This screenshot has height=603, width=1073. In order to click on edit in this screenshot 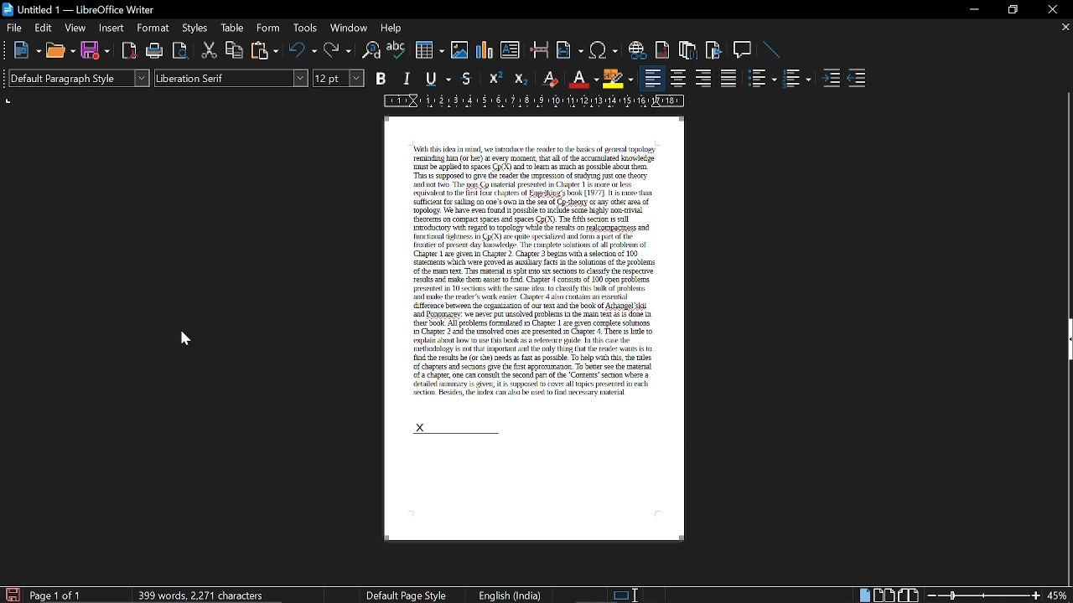, I will do `click(43, 28)`.